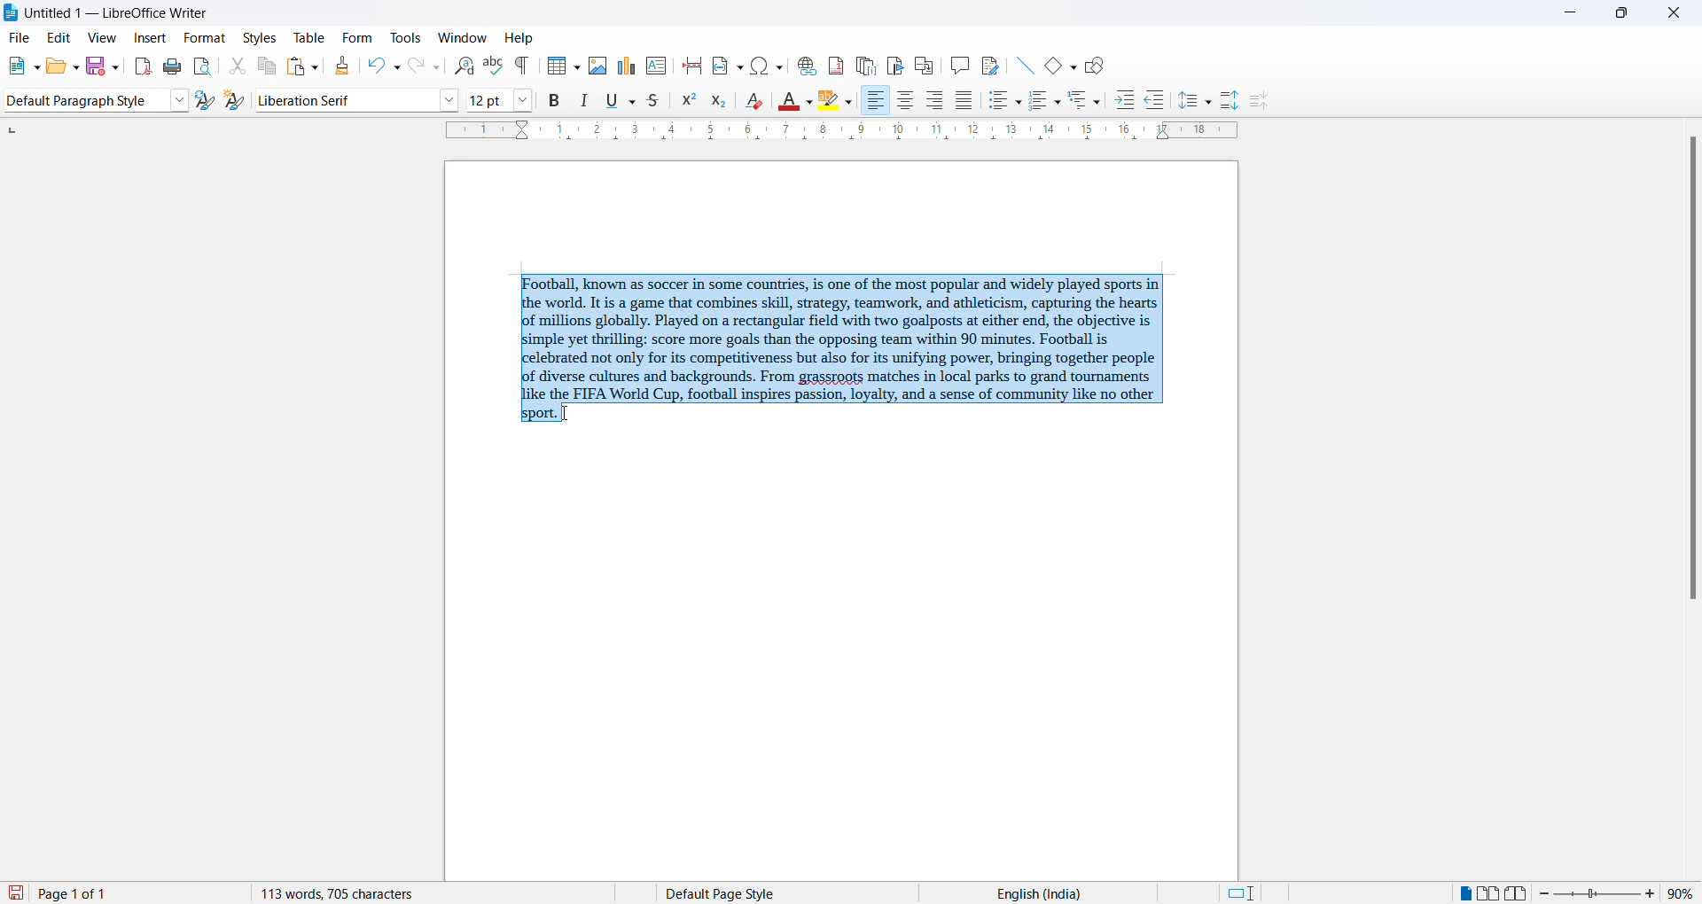  What do you see at coordinates (344, 66) in the screenshot?
I see `clone formatting` at bounding box center [344, 66].